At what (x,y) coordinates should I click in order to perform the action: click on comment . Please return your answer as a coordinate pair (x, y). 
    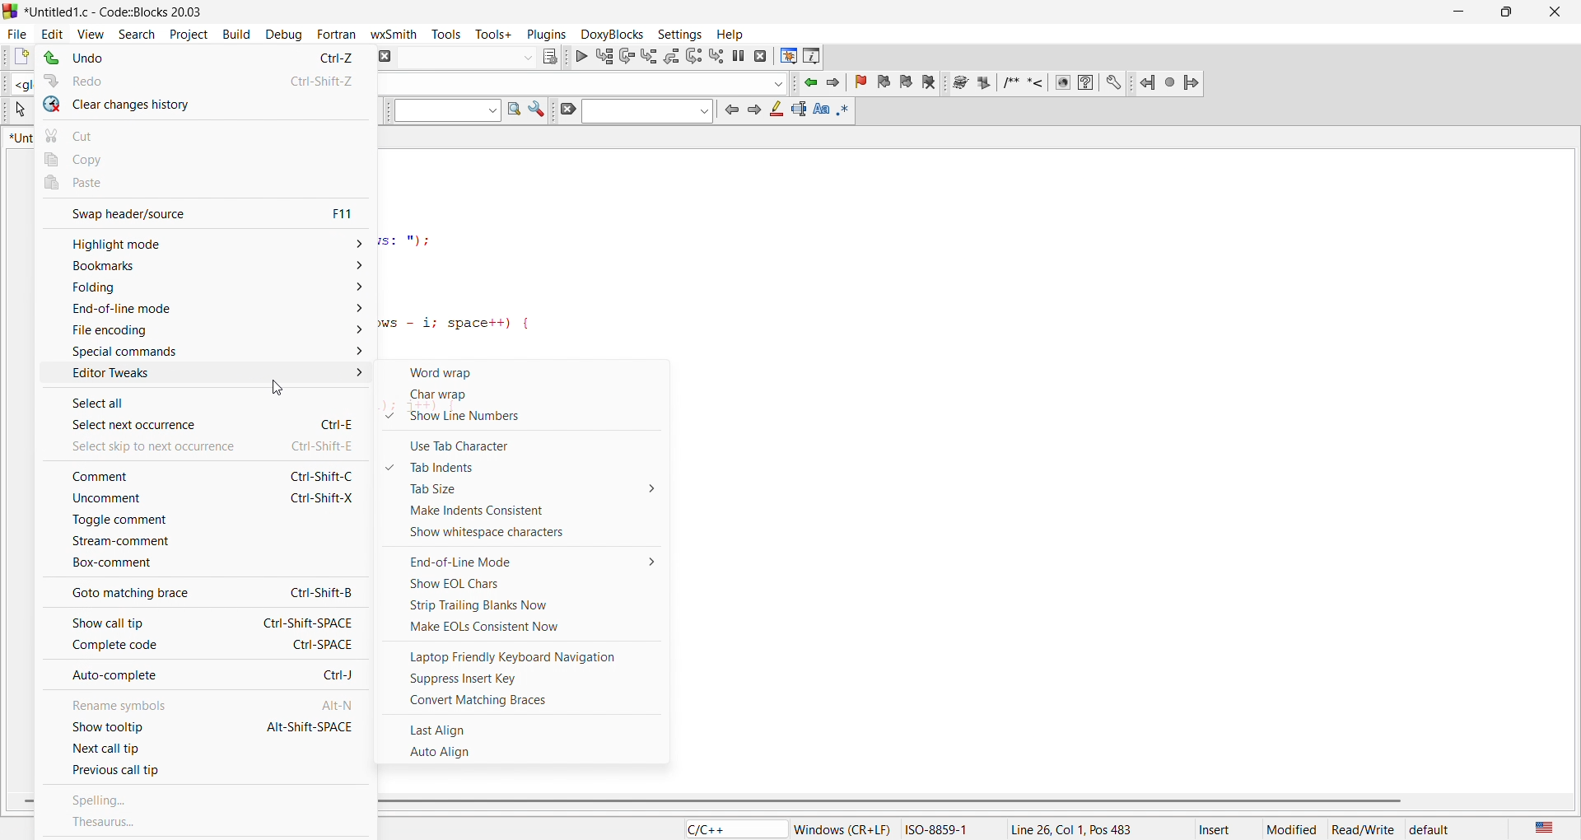
    Looking at the image, I should click on (108, 475).